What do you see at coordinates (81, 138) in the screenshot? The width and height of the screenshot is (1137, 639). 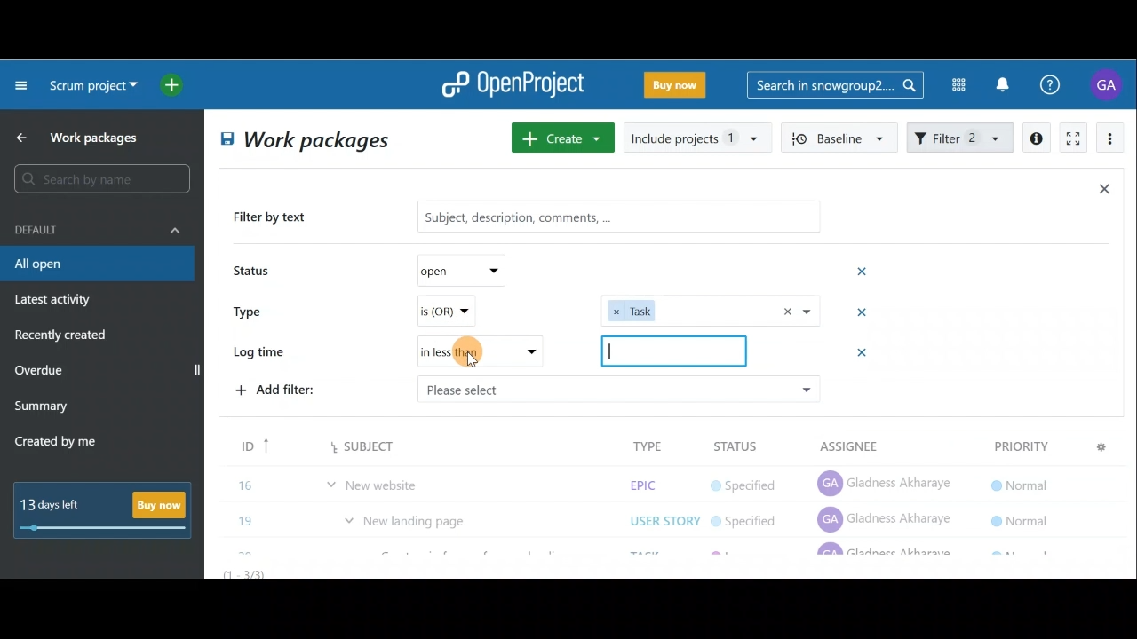 I see `Work packages` at bounding box center [81, 138].